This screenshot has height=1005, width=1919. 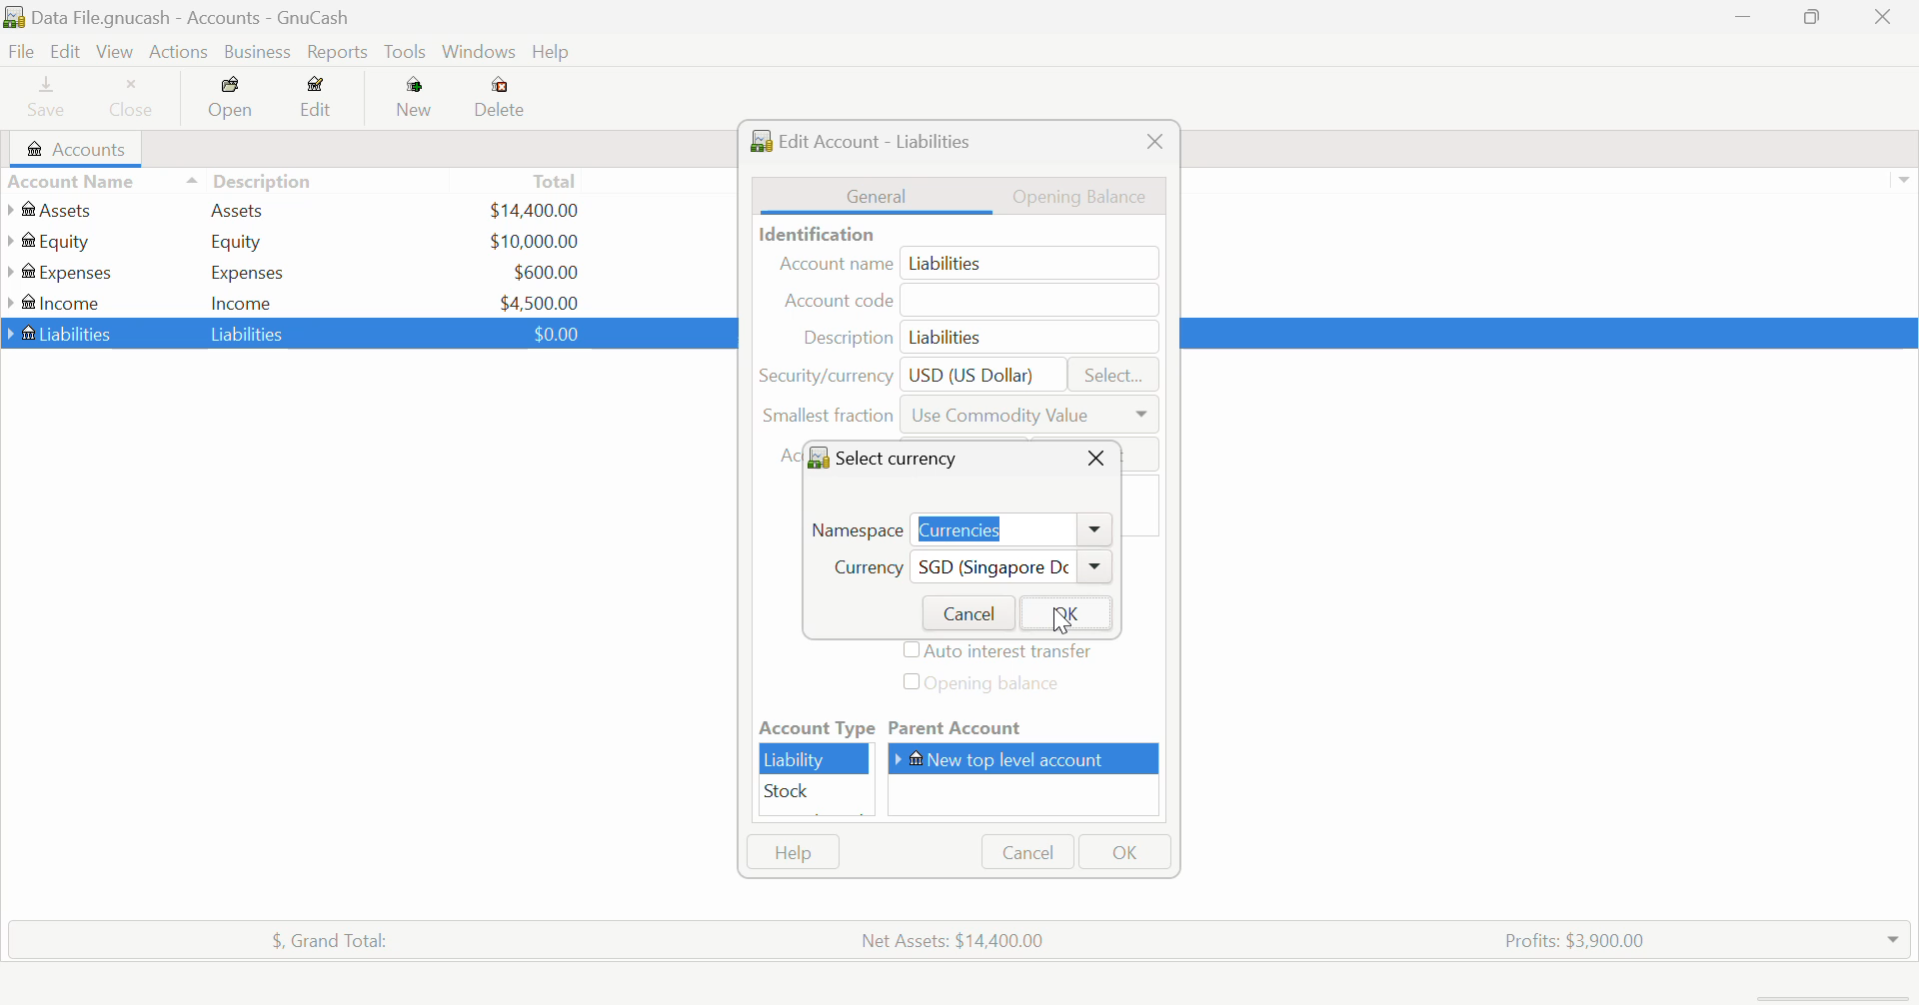 What do you see at coordinates (965, 264) in the screenshot?
I see `Account name: Liabilities` at bounding box center [965, 264].